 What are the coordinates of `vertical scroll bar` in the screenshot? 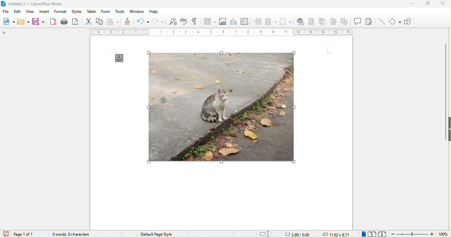 It's located at (445, 91).